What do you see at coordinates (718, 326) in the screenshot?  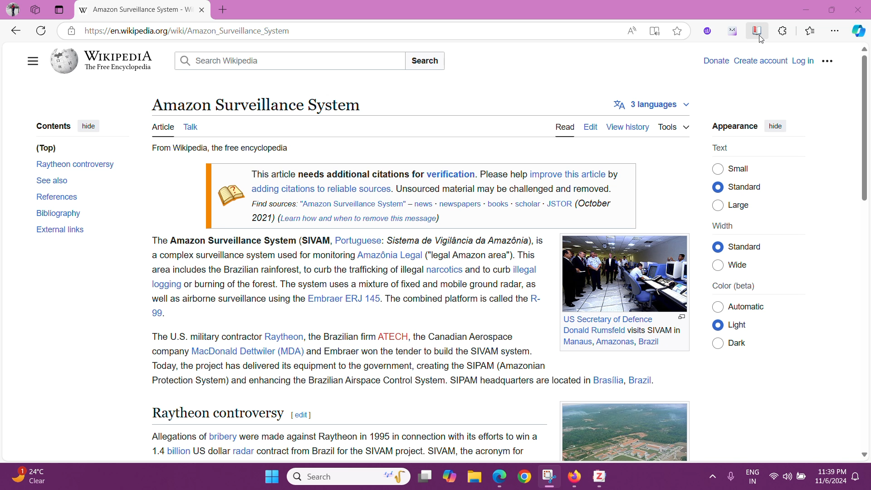 I see `Selected` at bounding box center [718, 326].